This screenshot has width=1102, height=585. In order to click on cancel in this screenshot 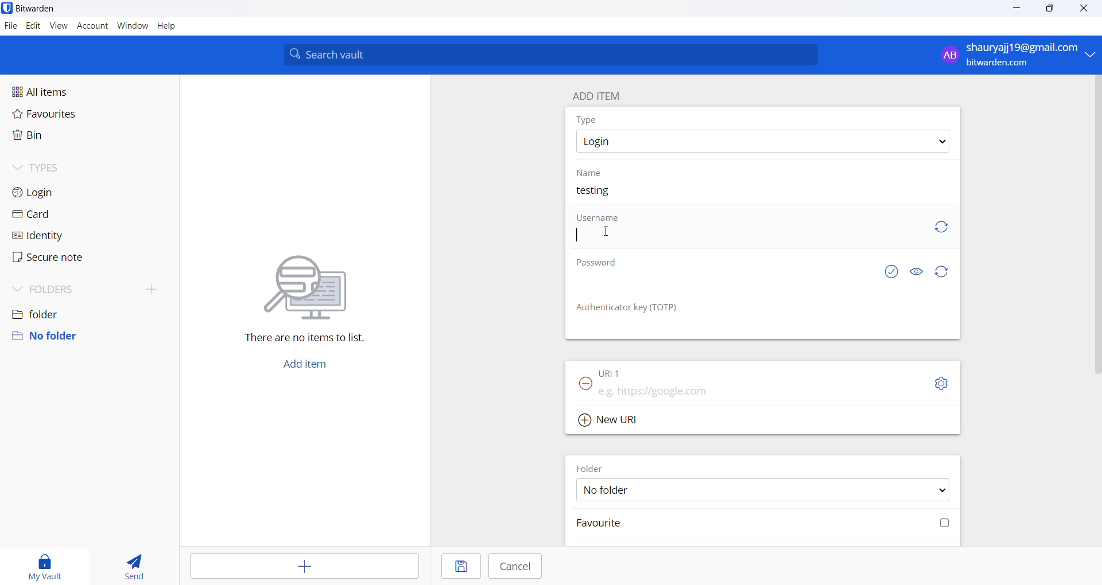, I will do `click(514, 566)`.